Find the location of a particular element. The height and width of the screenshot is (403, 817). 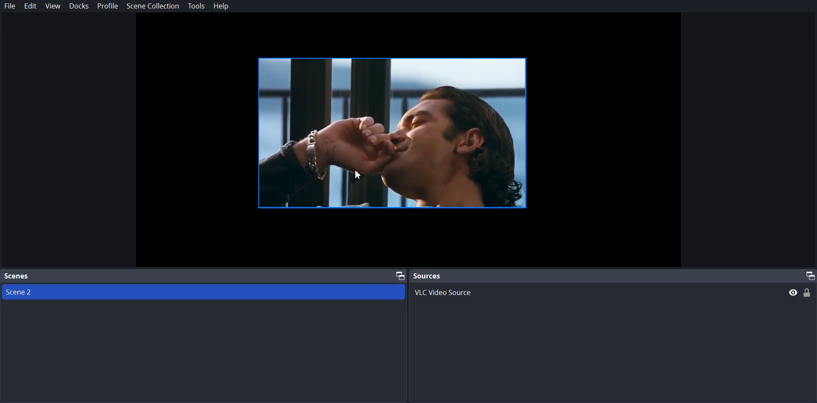

Sources is located at coordinates (427, 275).